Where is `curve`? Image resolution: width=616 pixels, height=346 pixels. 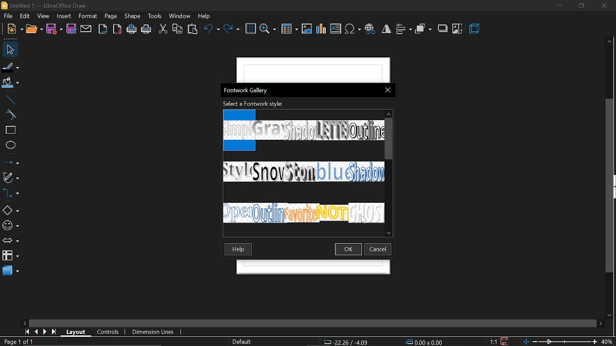
curve is located at coordinates (9, 115).